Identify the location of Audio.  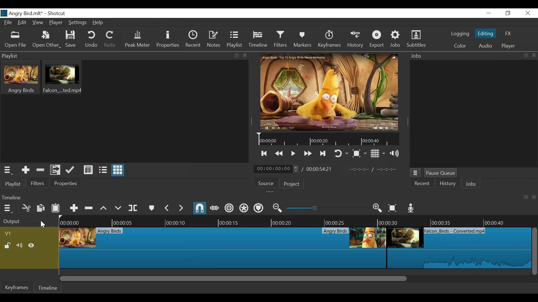
(485, 46).